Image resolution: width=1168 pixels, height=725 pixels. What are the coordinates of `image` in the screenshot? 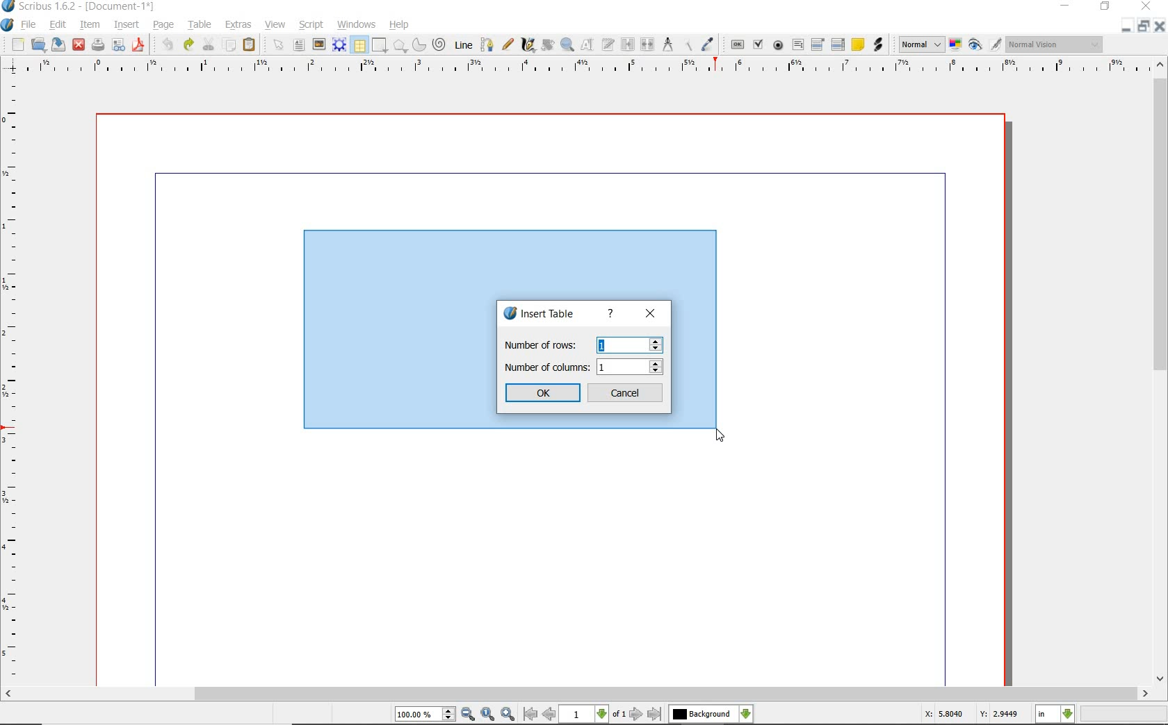 It's located at (319, 45).